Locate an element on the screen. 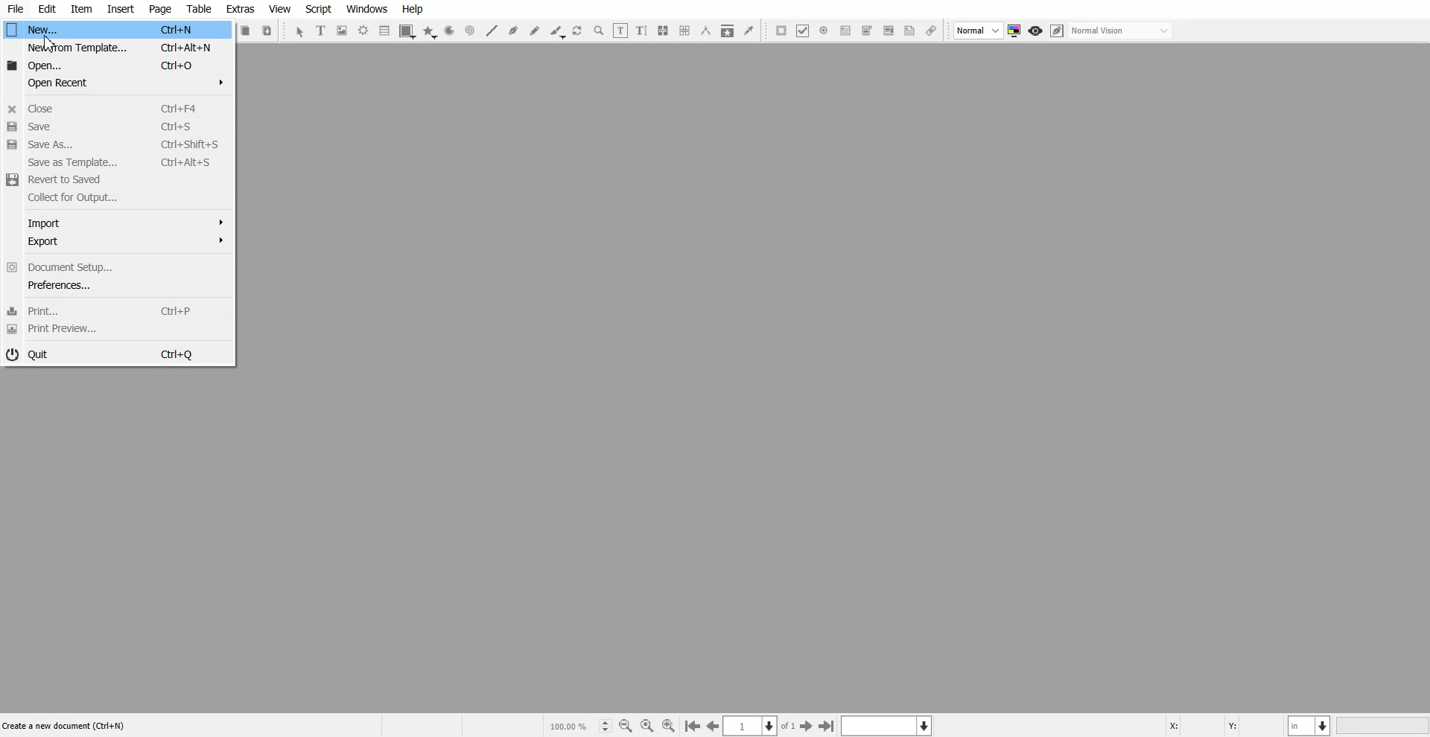  Open is located at coordinates (117, 65).